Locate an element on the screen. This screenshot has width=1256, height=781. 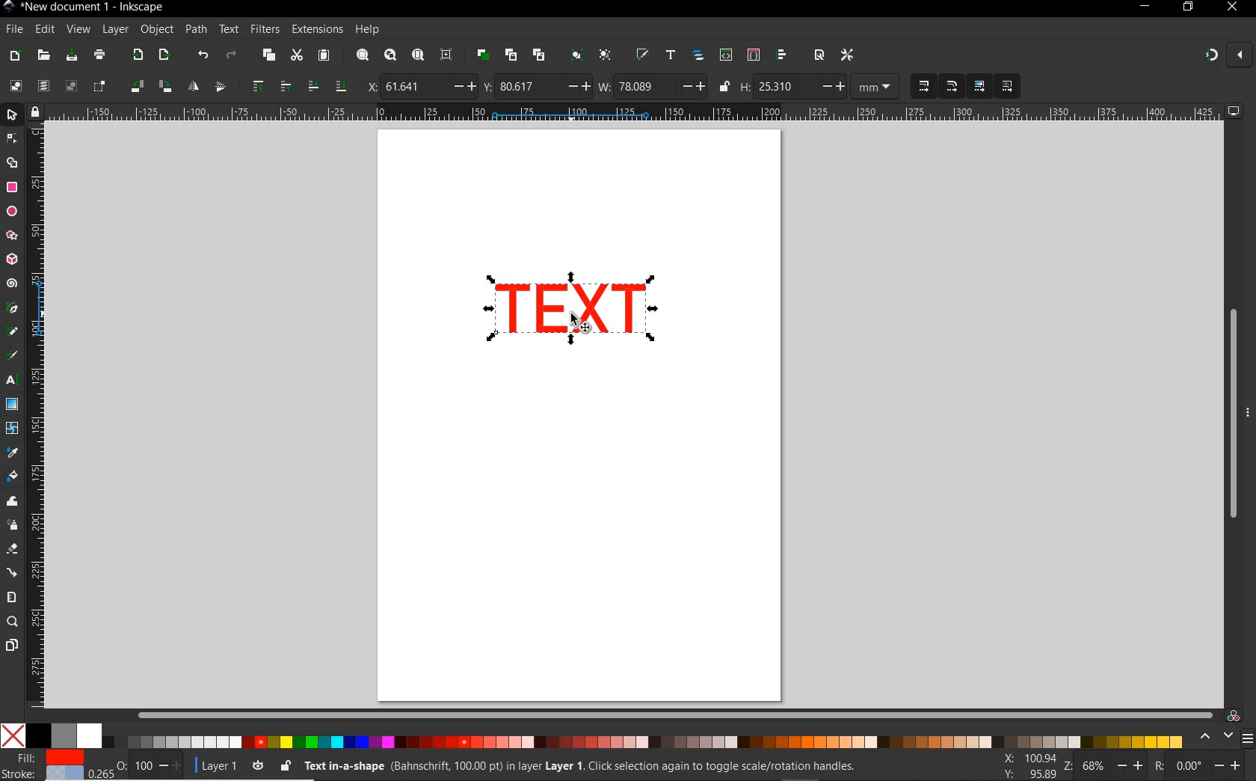
width of selection is located at coordinates (652, 86).